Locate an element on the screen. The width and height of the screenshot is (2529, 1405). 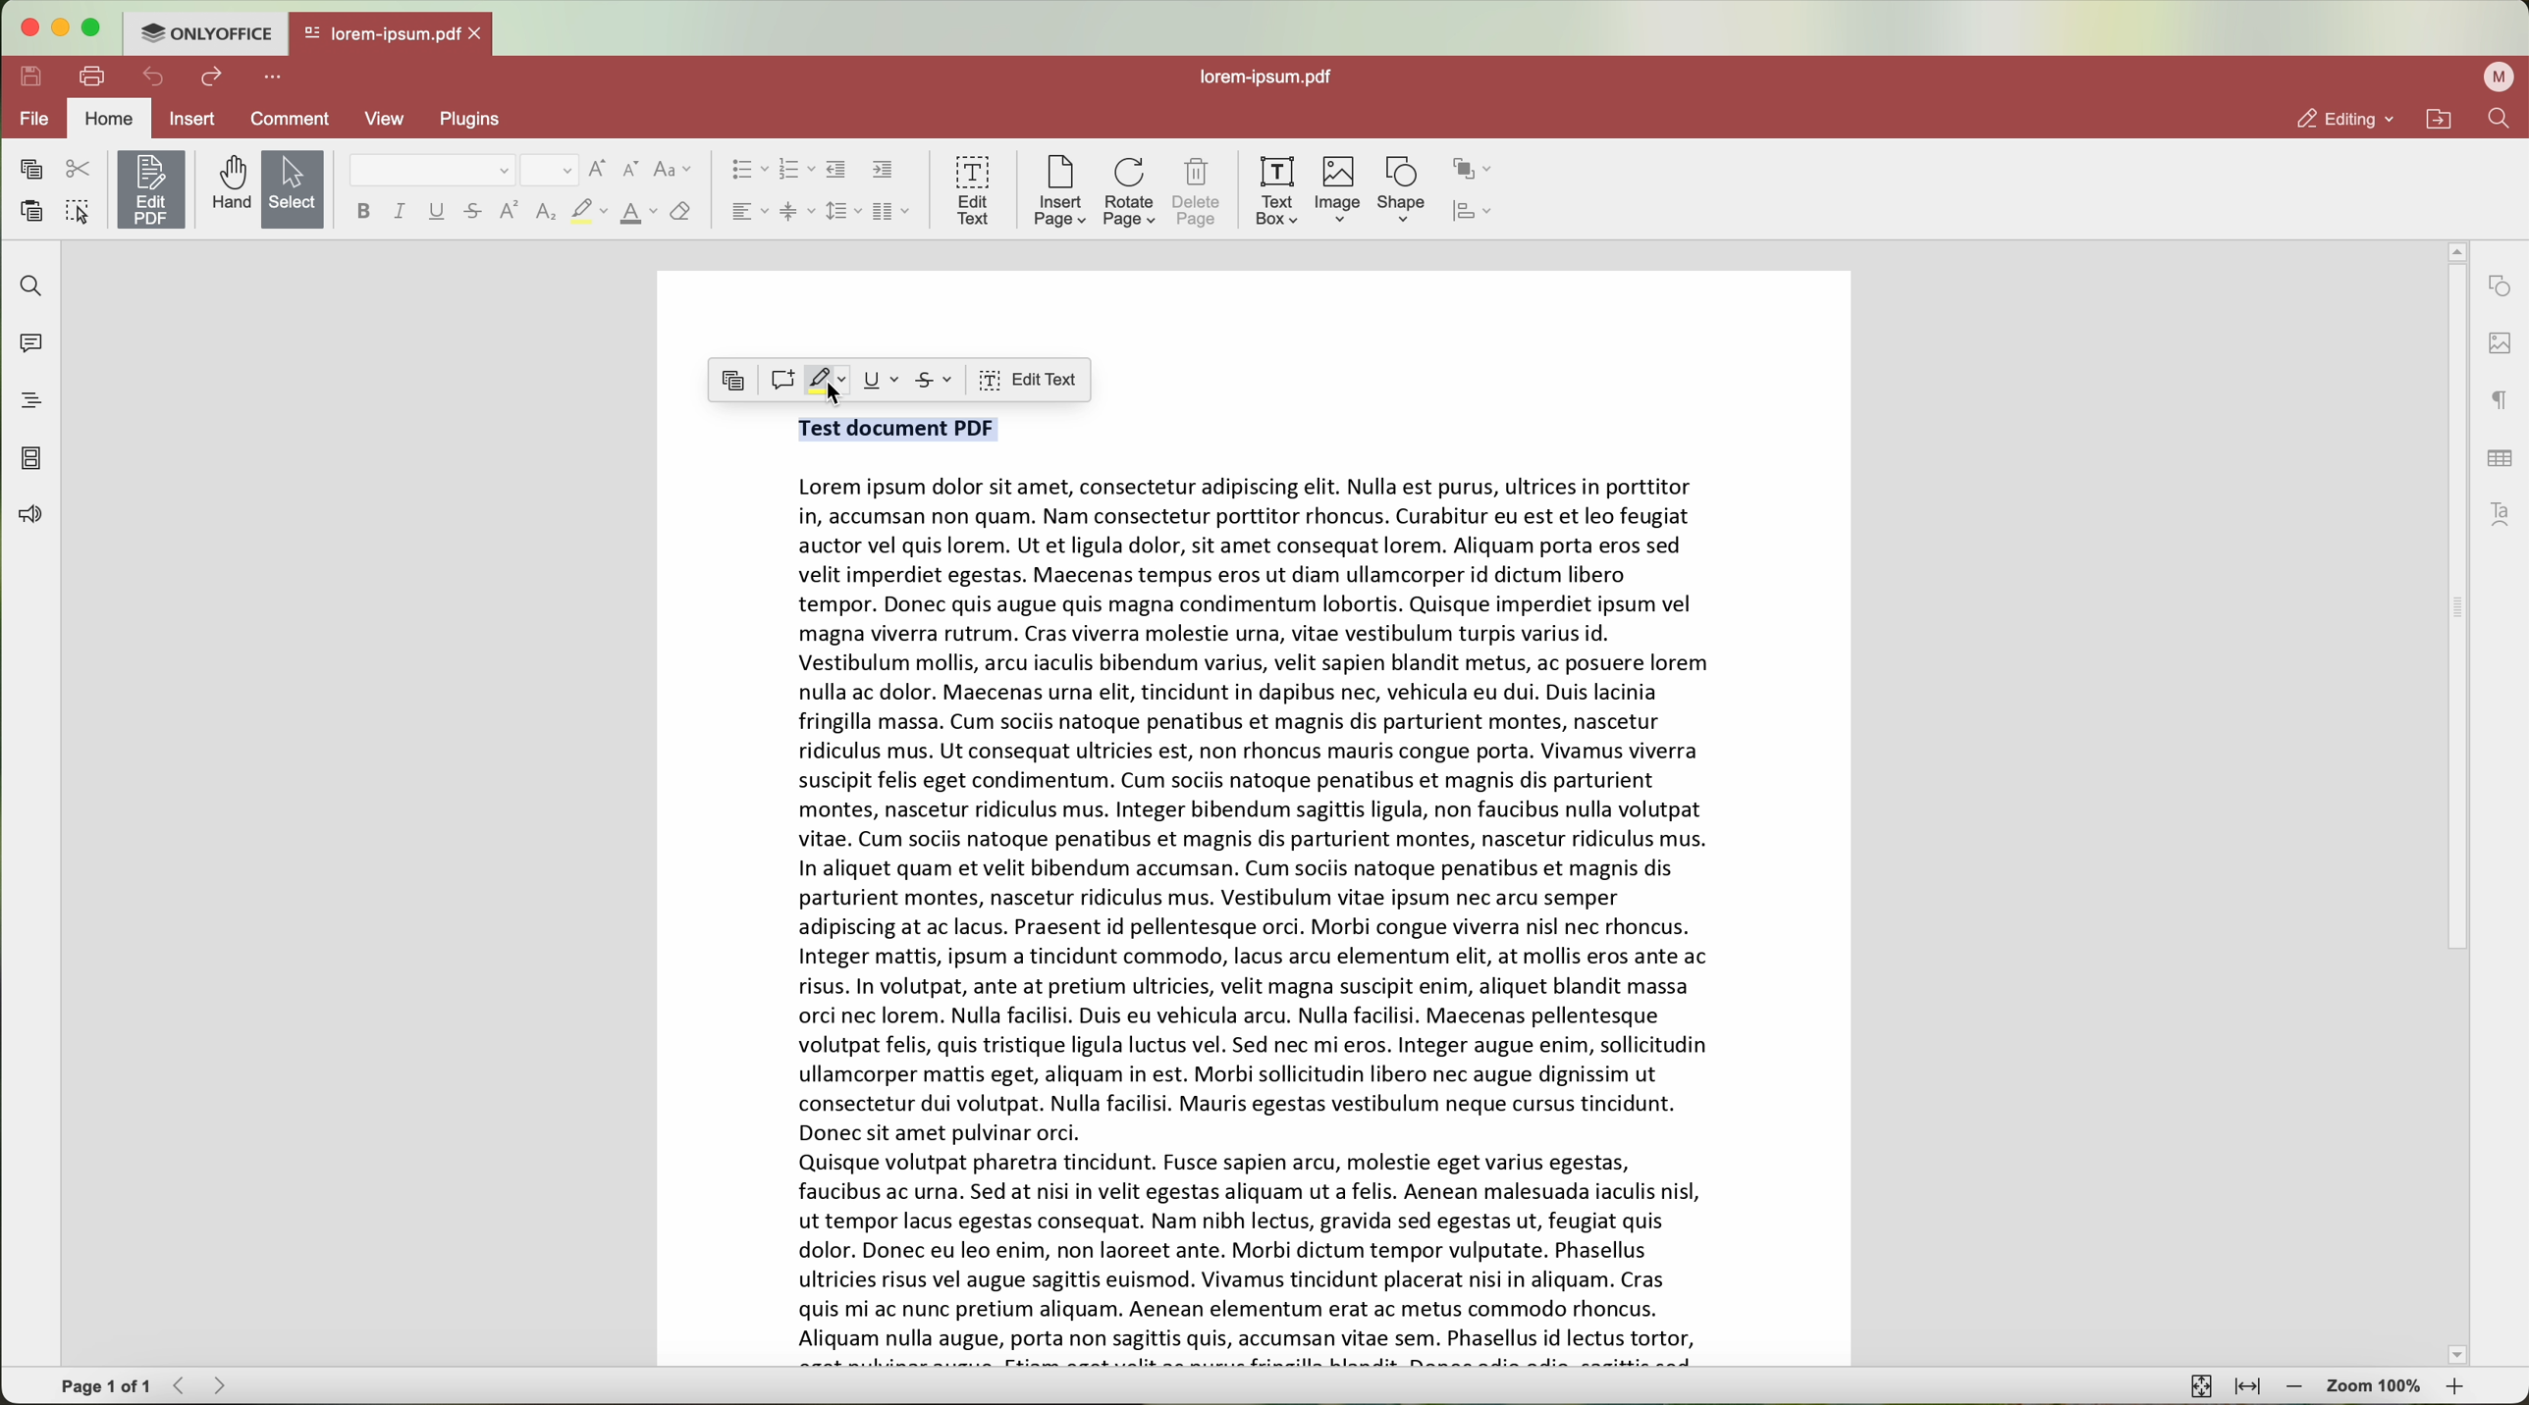
align shape is located at coordinates (1475, 214).